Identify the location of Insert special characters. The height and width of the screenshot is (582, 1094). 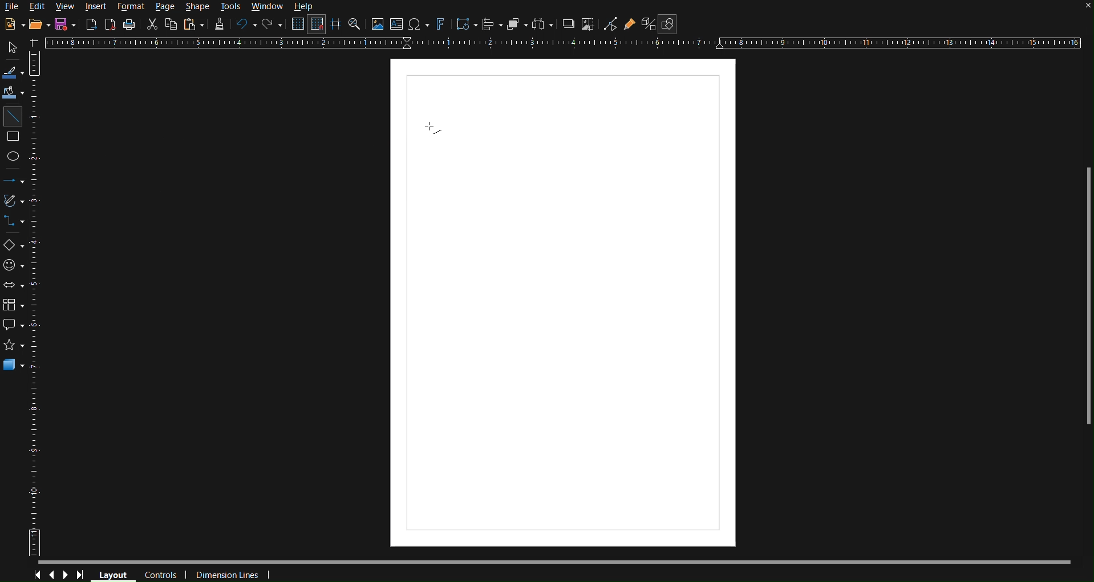
(419, 24).